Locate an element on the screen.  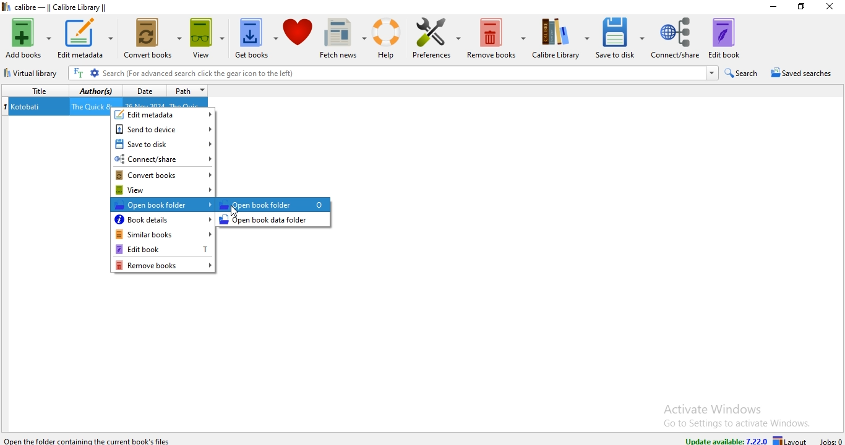
jobs: 0 is located at coordinates (831, 439).